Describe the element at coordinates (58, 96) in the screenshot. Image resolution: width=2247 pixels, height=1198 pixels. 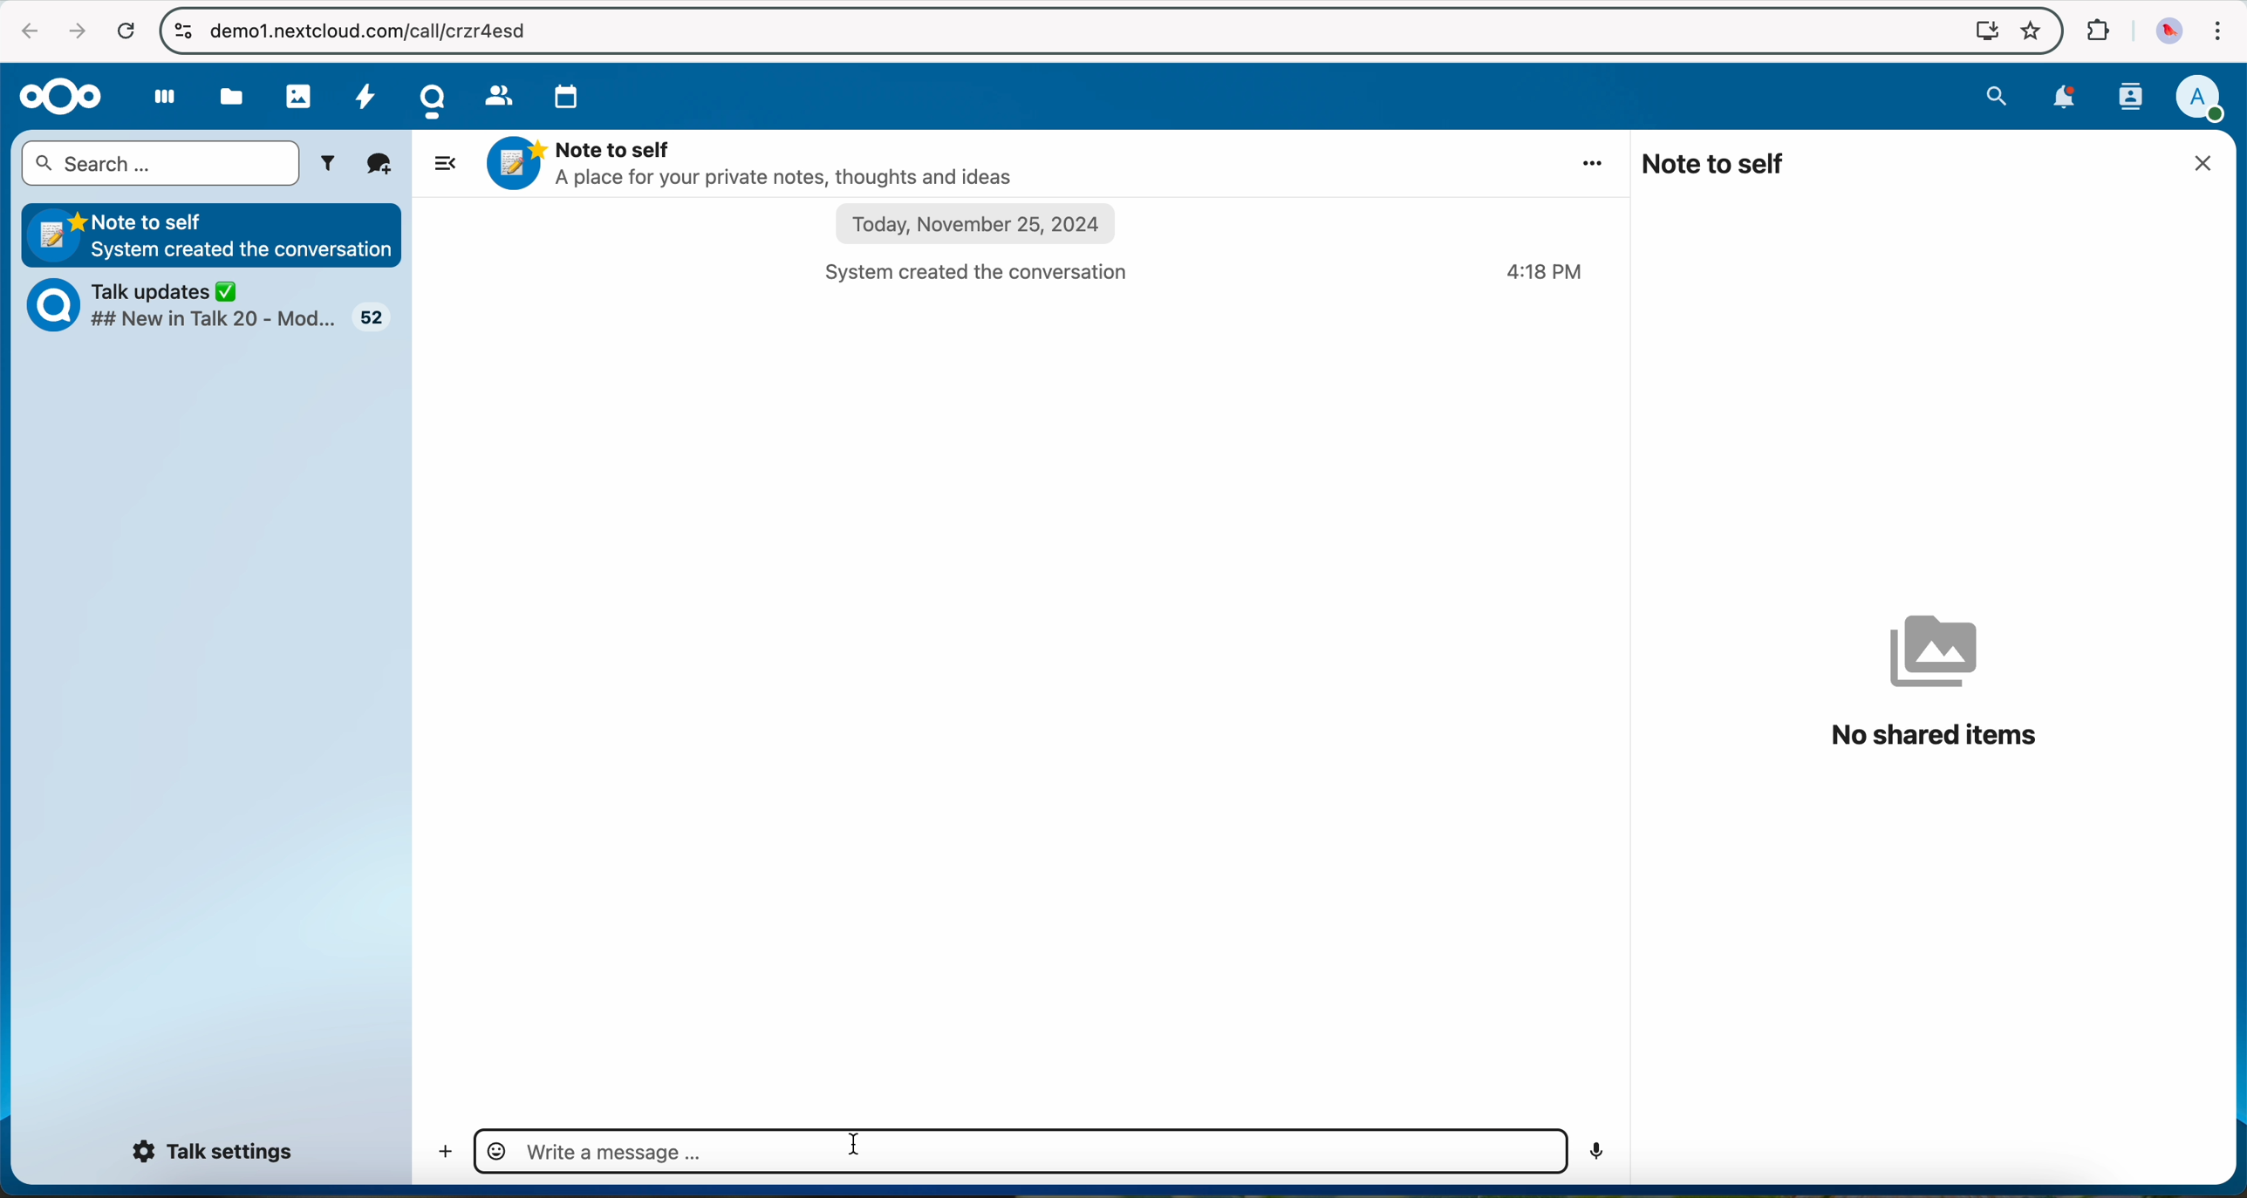
I see `Nextcloud logo` at that location.